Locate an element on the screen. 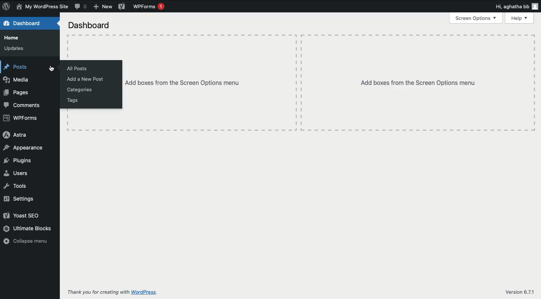  Name is located at coordinates (42, 7).